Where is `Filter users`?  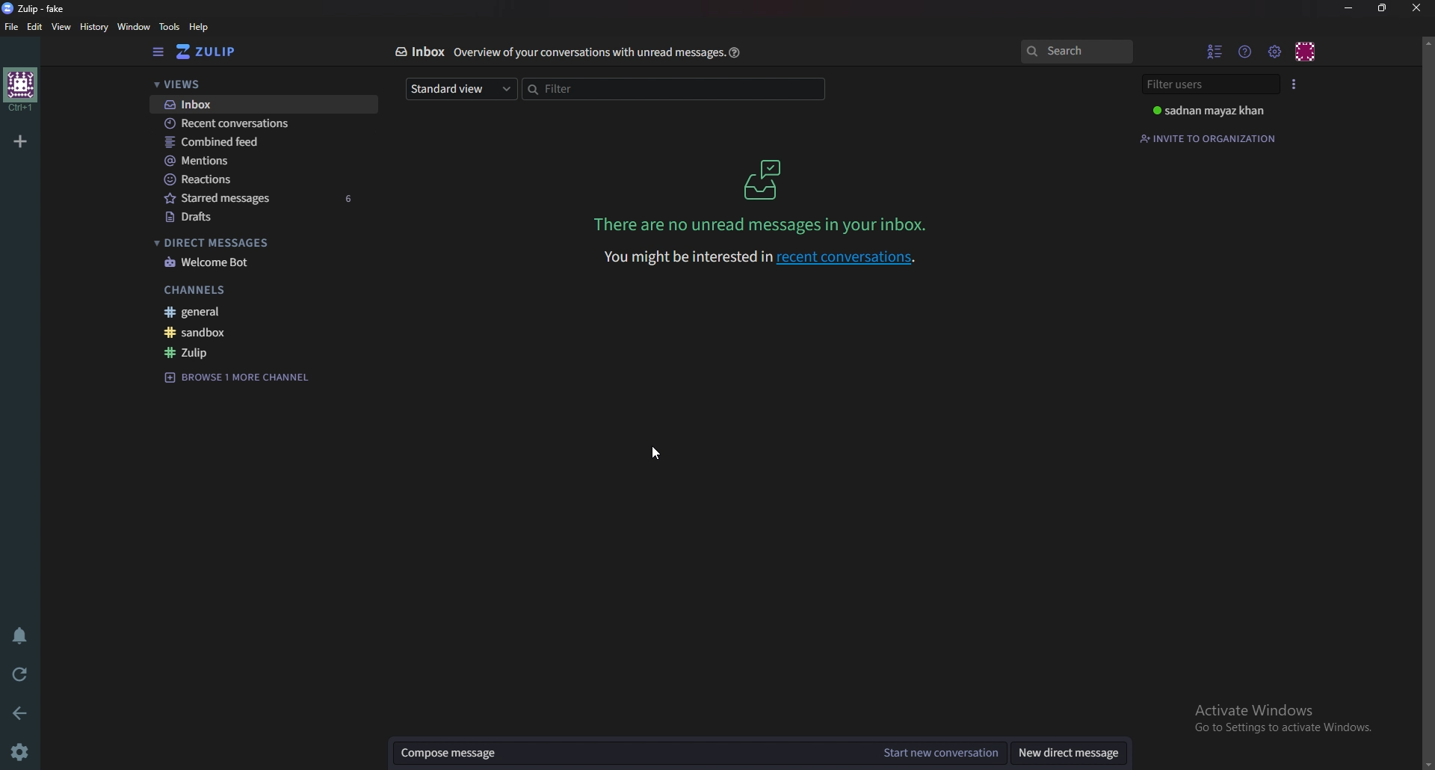 Filter users is located at coordinates (1206, 85).